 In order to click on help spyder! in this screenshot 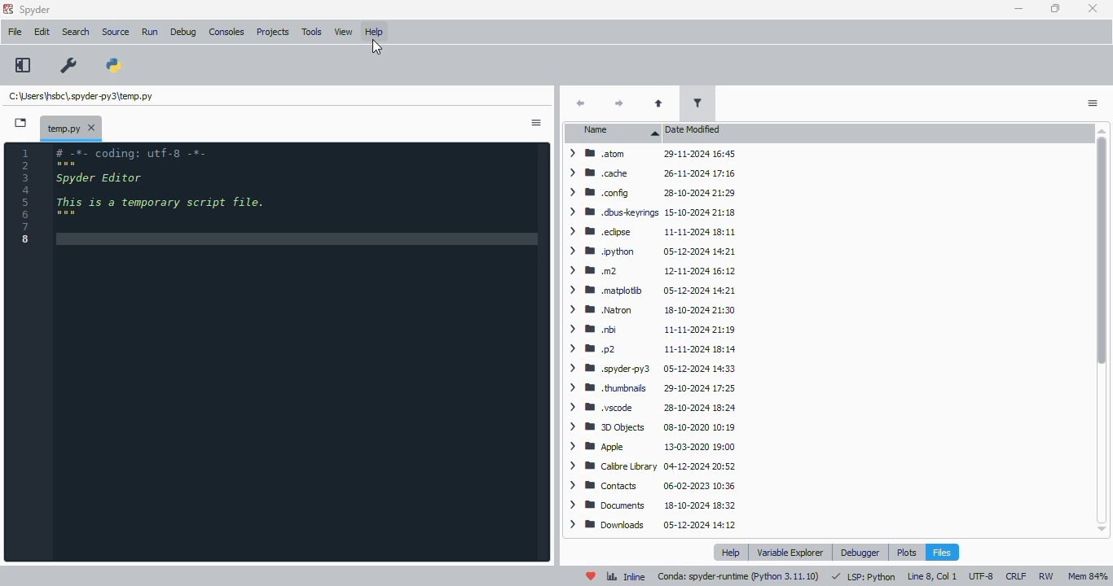, I will do `click(591, 575)`.